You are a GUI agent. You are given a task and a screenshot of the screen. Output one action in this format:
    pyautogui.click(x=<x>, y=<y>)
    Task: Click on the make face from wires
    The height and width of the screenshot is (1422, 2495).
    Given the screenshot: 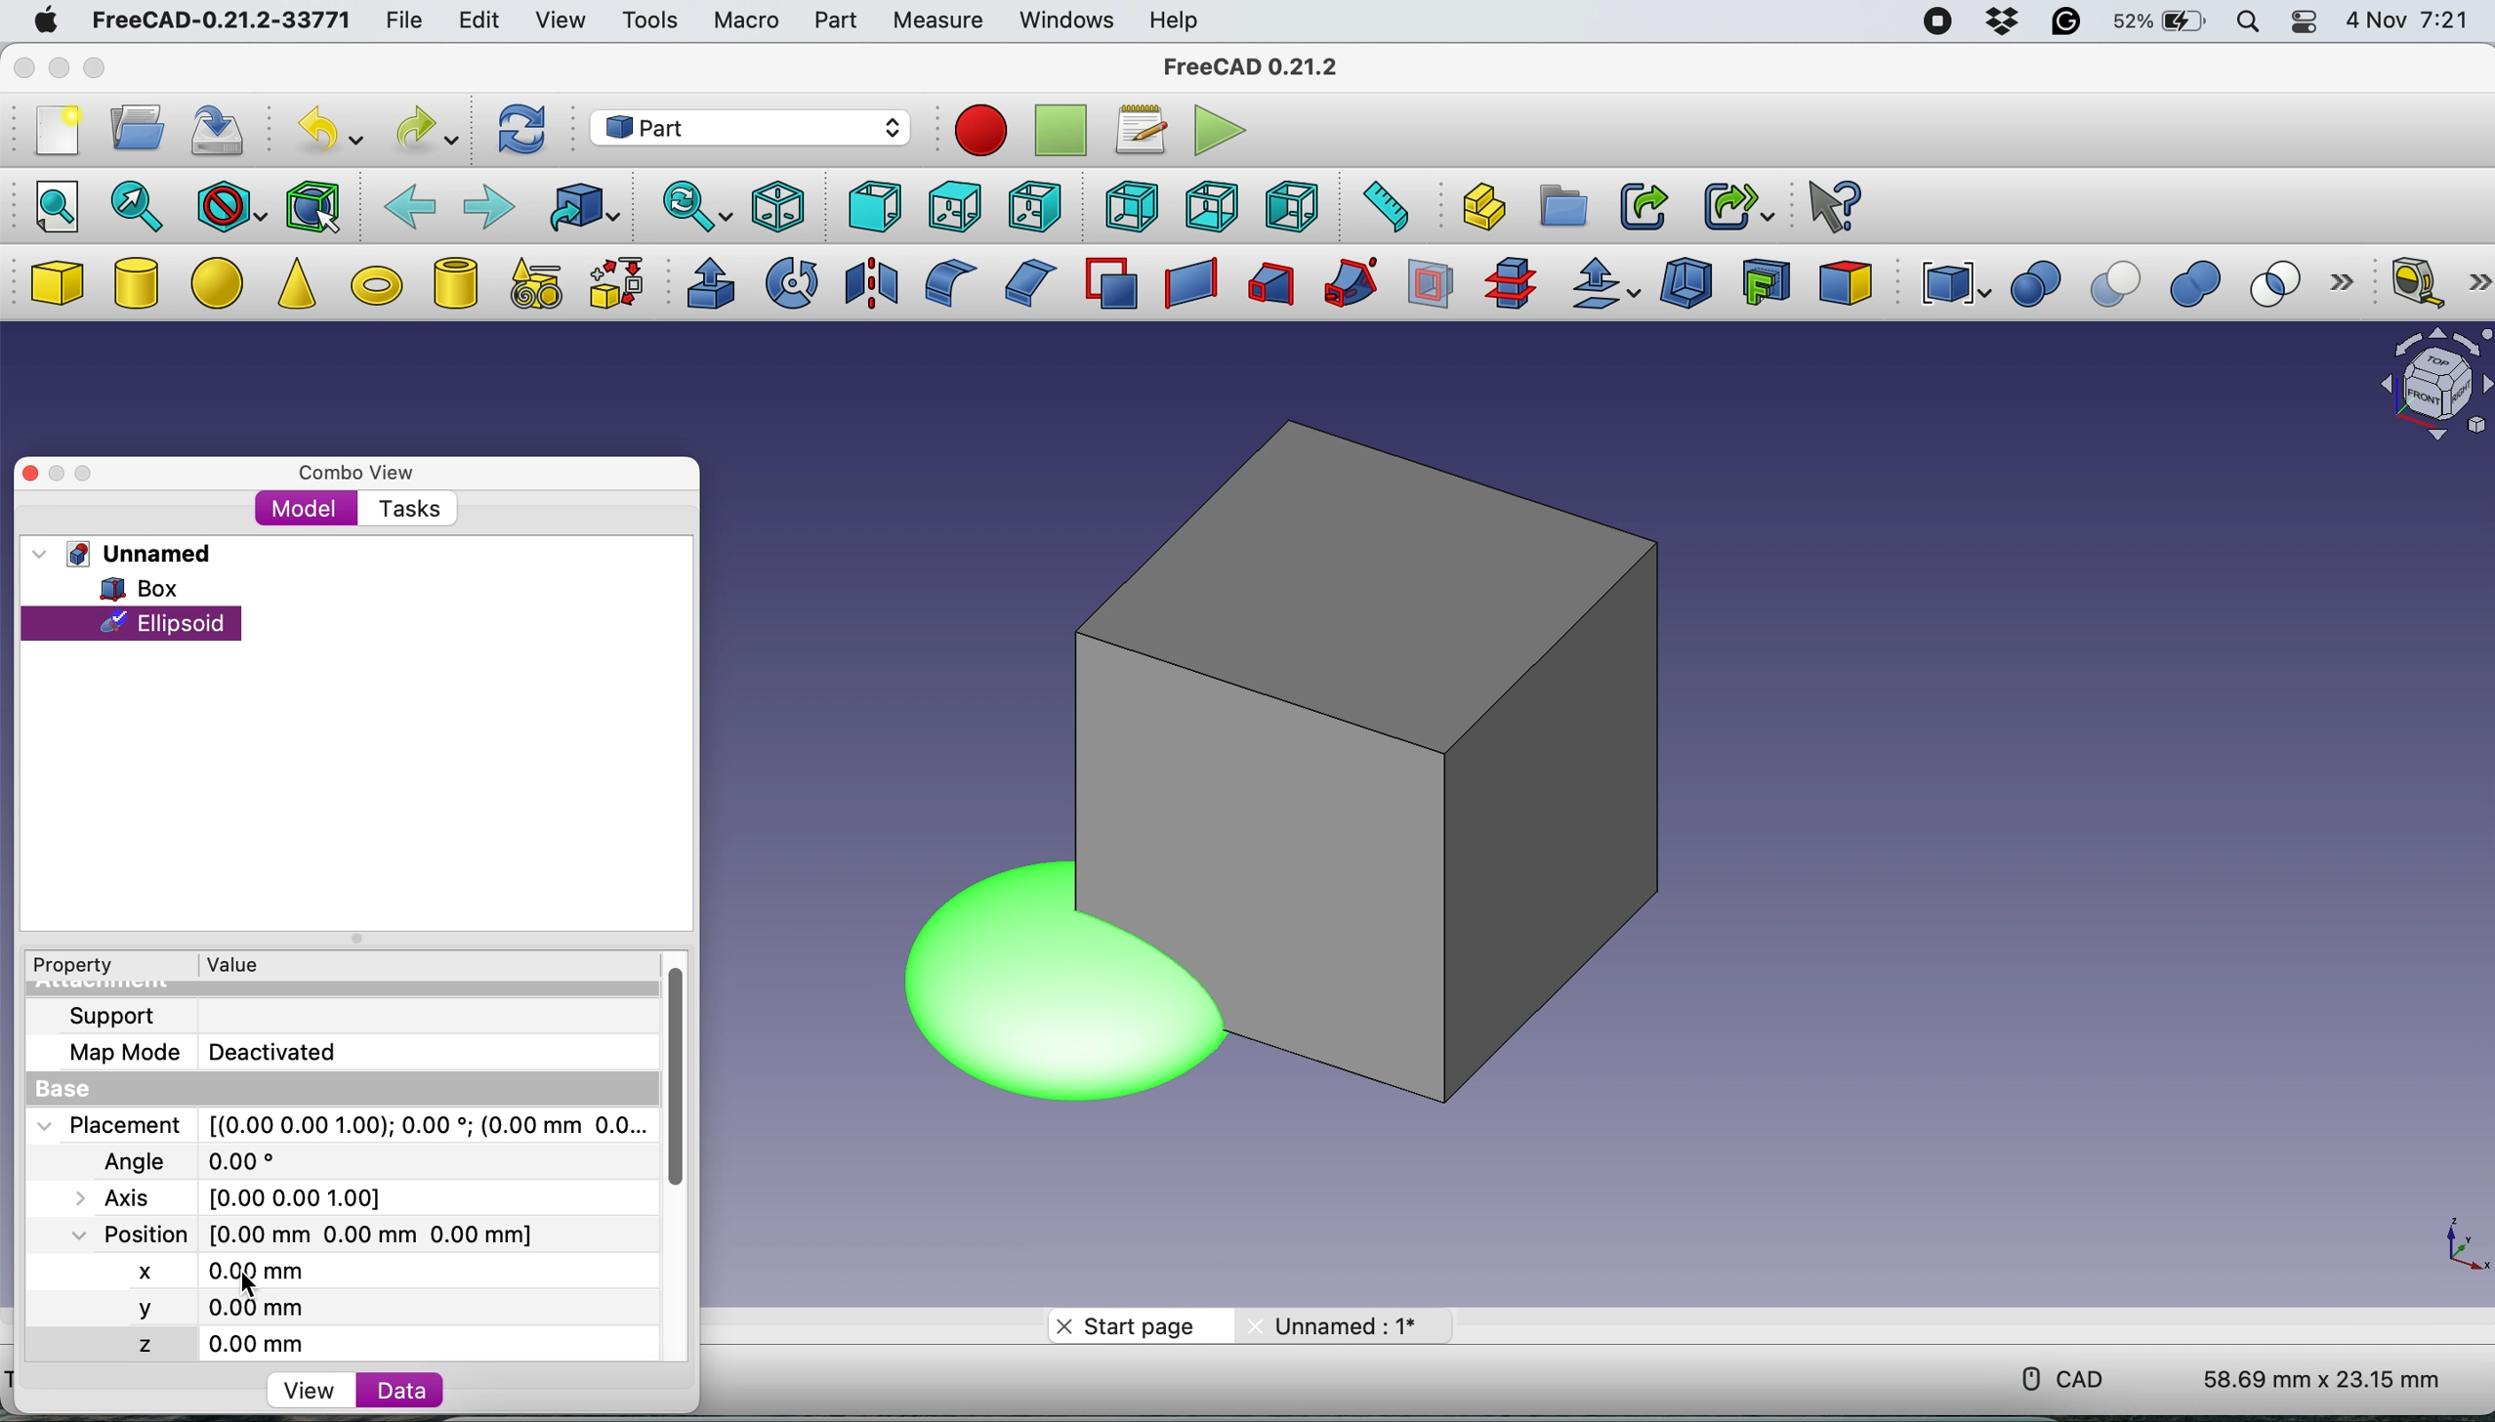 What is the action you would take?
    pyautogui.click(x=1110, y=283)
    